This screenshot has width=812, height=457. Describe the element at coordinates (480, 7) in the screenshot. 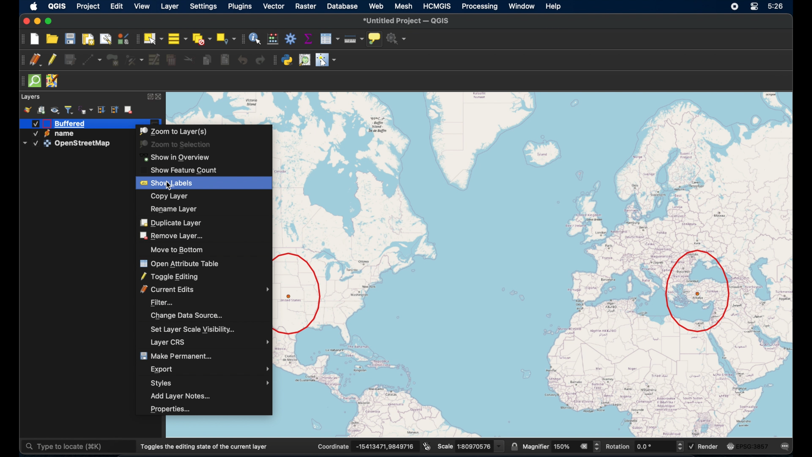

I see `processing` at that location.